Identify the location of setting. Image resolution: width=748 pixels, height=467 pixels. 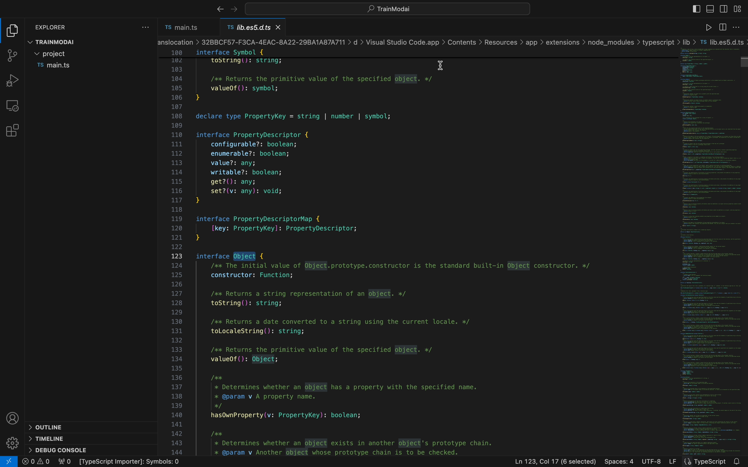
(738, 26).